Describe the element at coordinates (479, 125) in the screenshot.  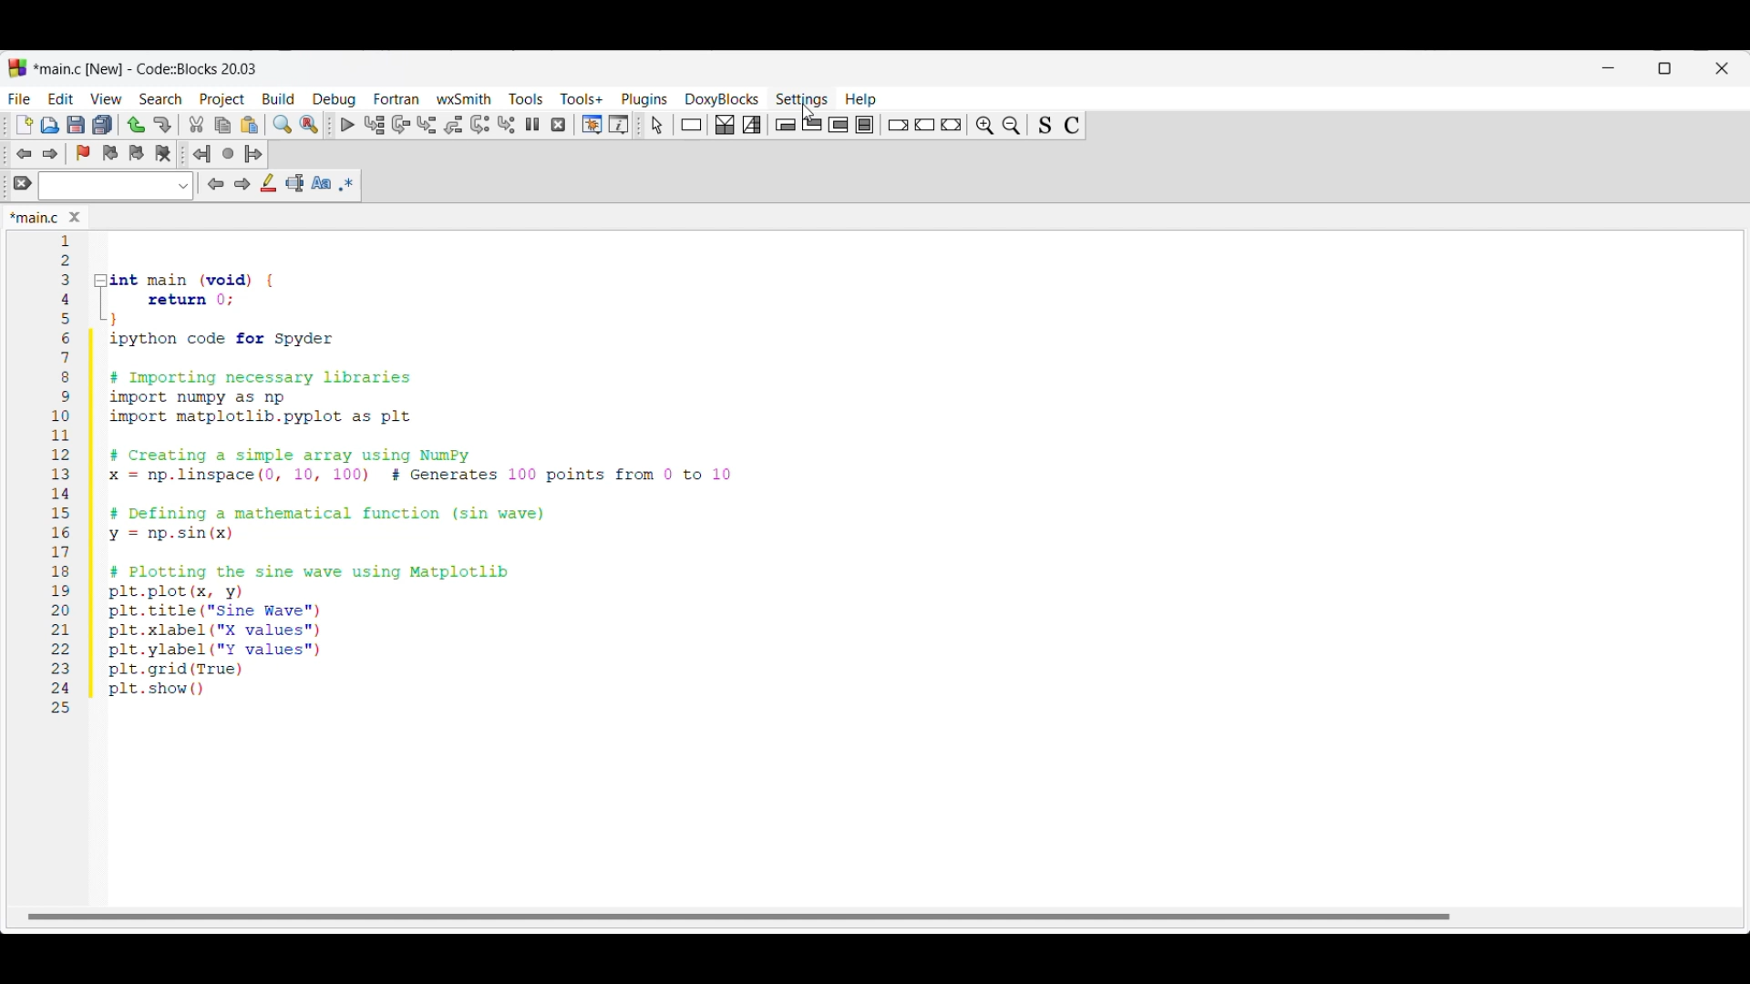
I see `Next instruction` at that location.